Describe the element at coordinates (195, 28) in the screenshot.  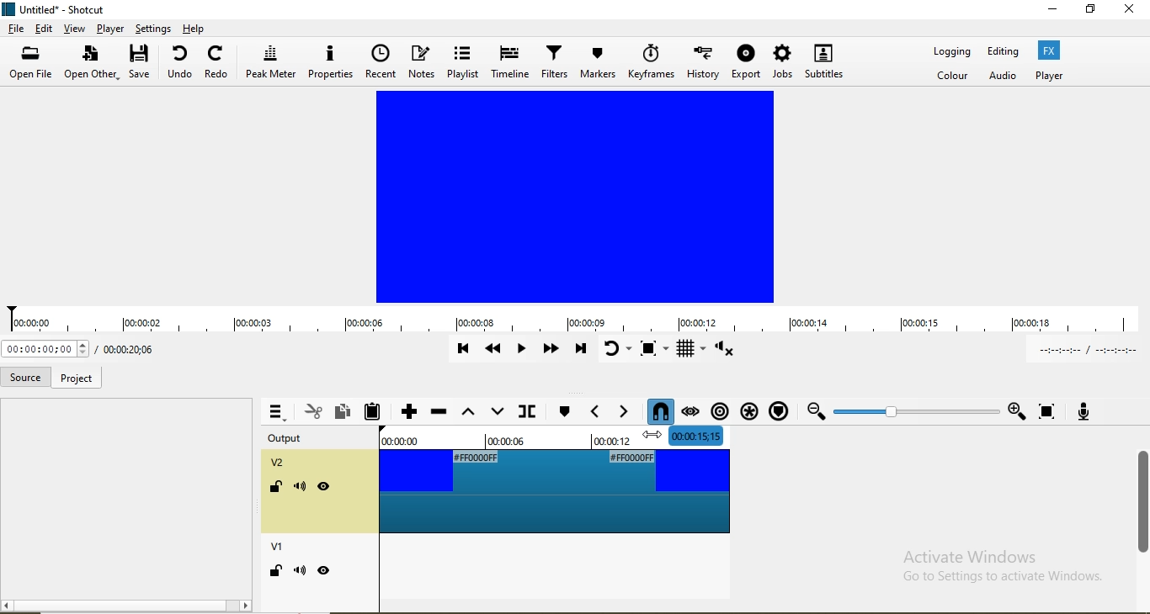
I see `help` at that location.